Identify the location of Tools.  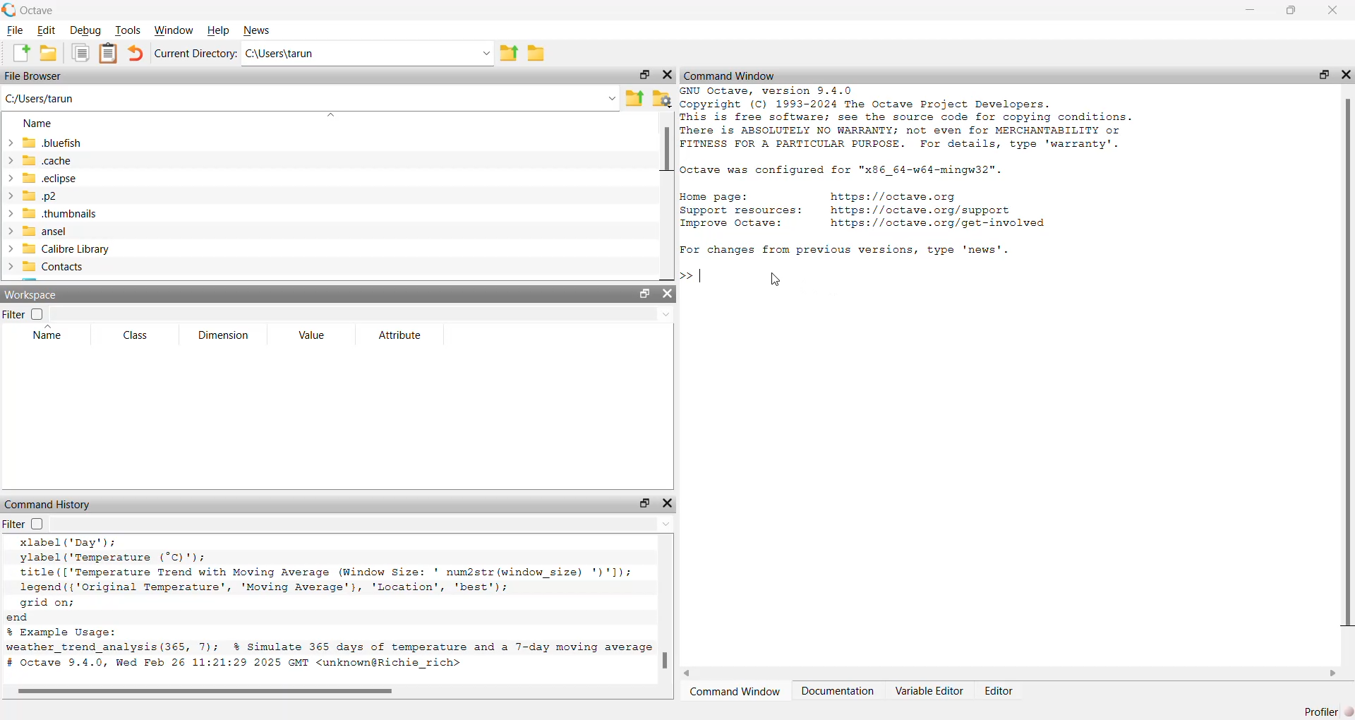
(126, 30).